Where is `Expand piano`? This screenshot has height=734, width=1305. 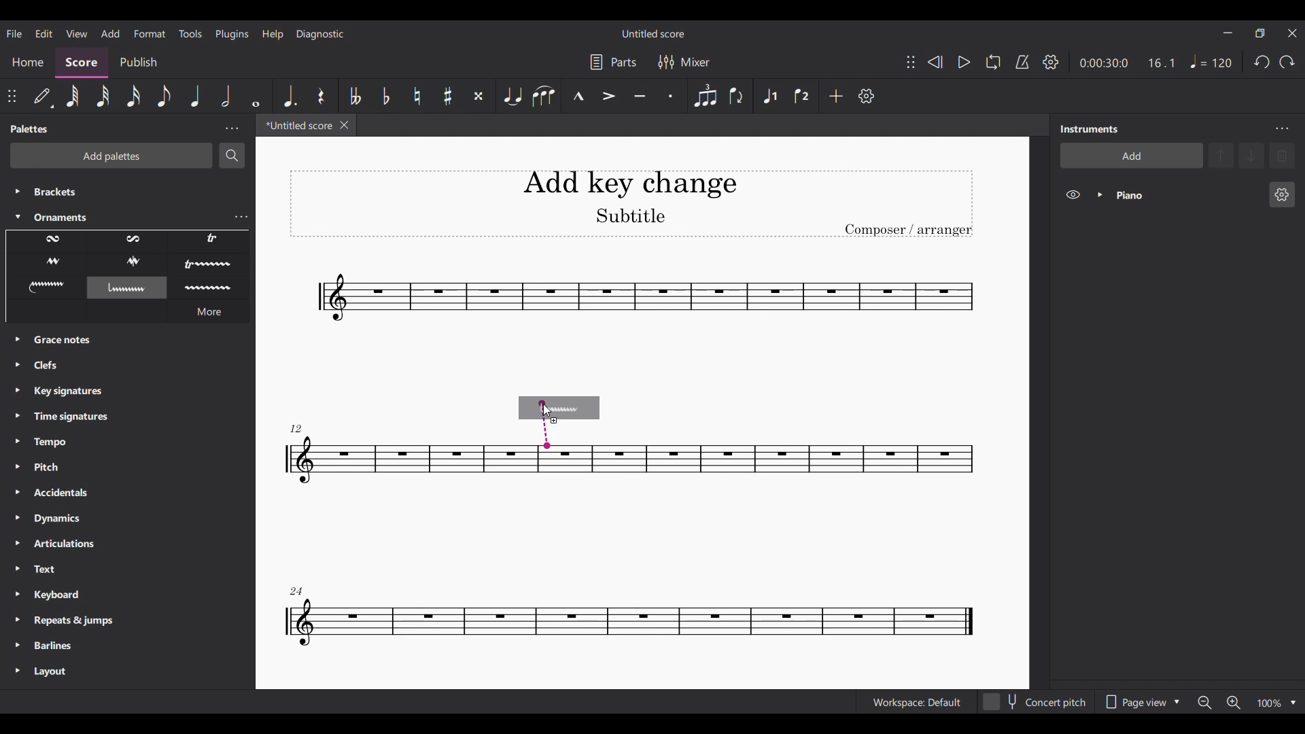 Expand piano is located at coordinates (1100, 194).